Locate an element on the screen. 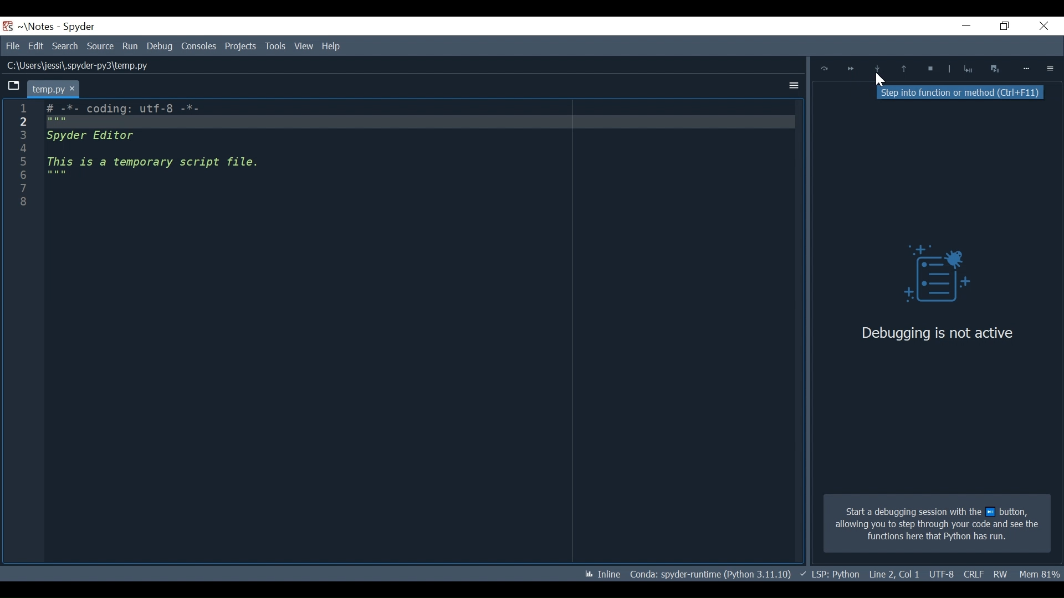 This screenshot has height=598, width=1064. Continue ExecutionUntil next breakpoint is located at coordinates (850, 70).